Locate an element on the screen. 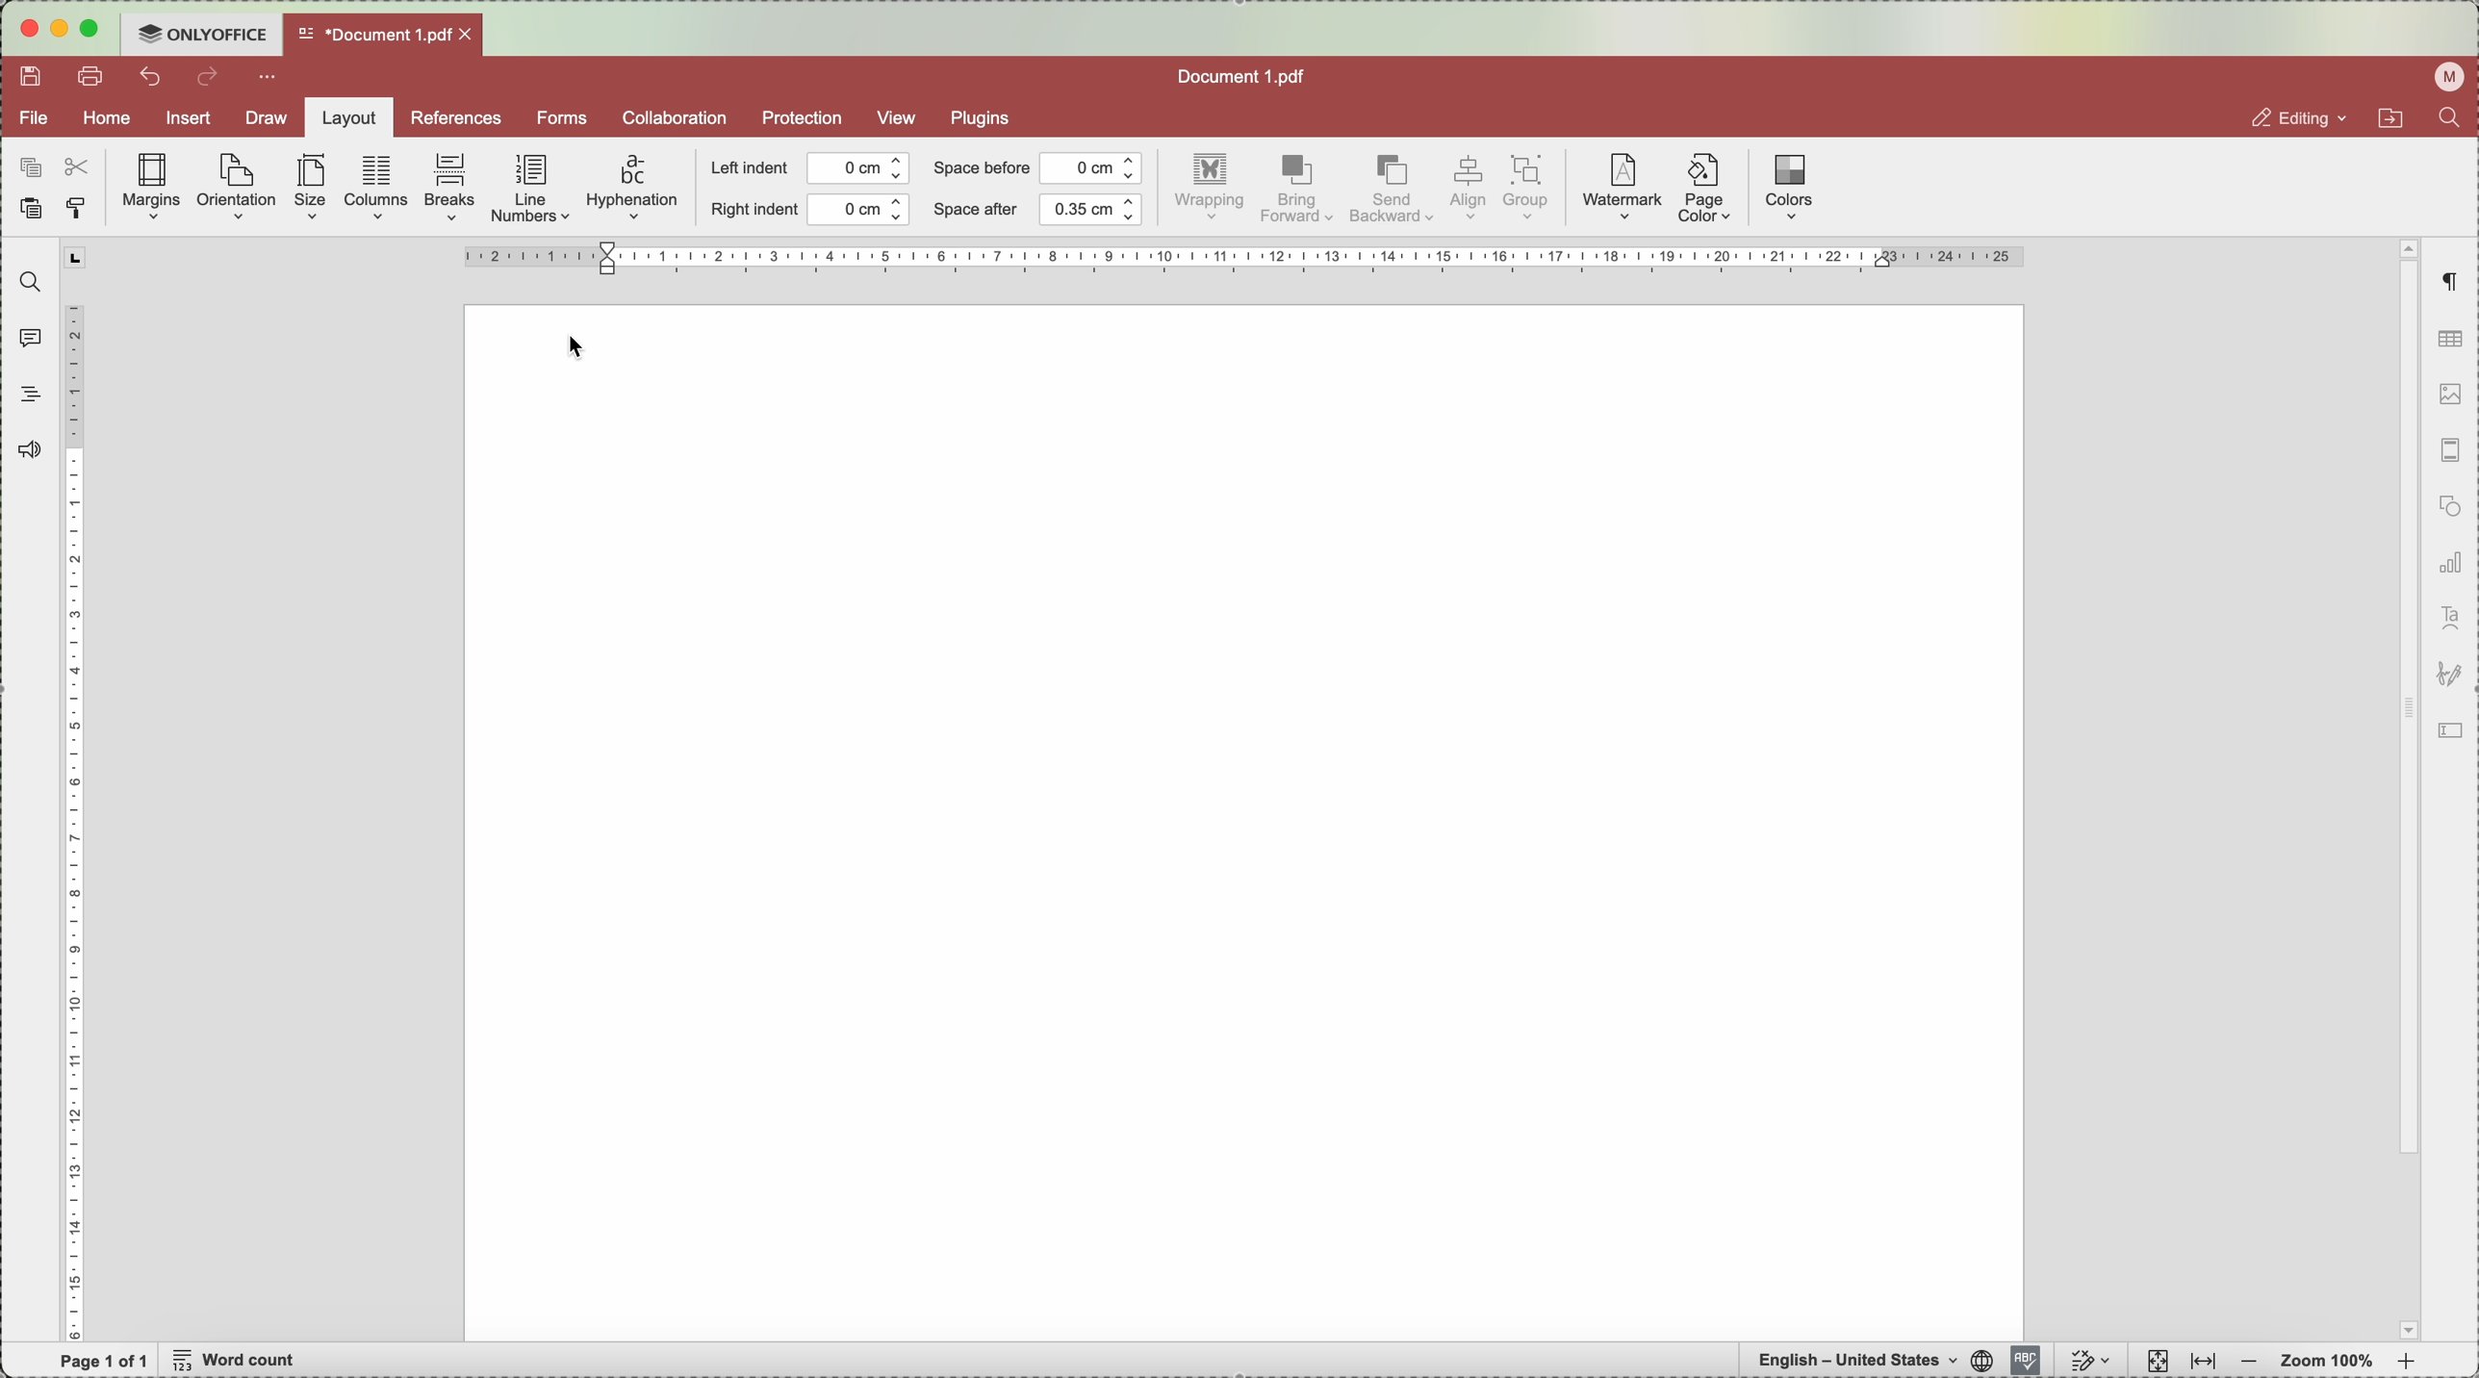 Image resolution: width=2479 pixels, height=1378 pixels. cut is located at coordinates (81, 165).